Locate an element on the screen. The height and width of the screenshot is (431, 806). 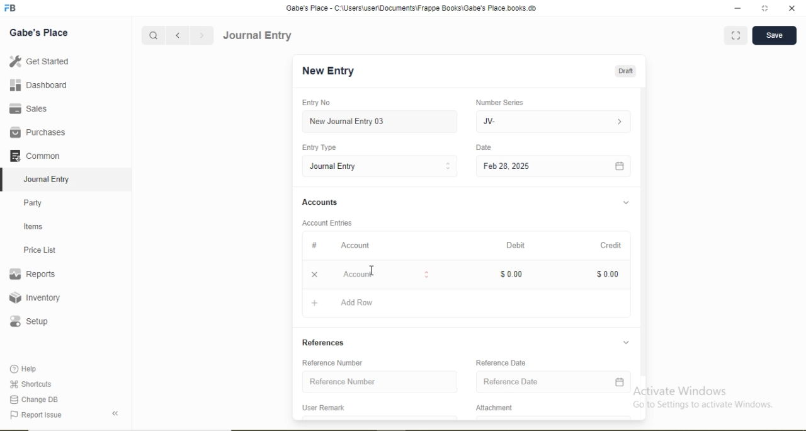
Draft is located at coordinates (625, 72).